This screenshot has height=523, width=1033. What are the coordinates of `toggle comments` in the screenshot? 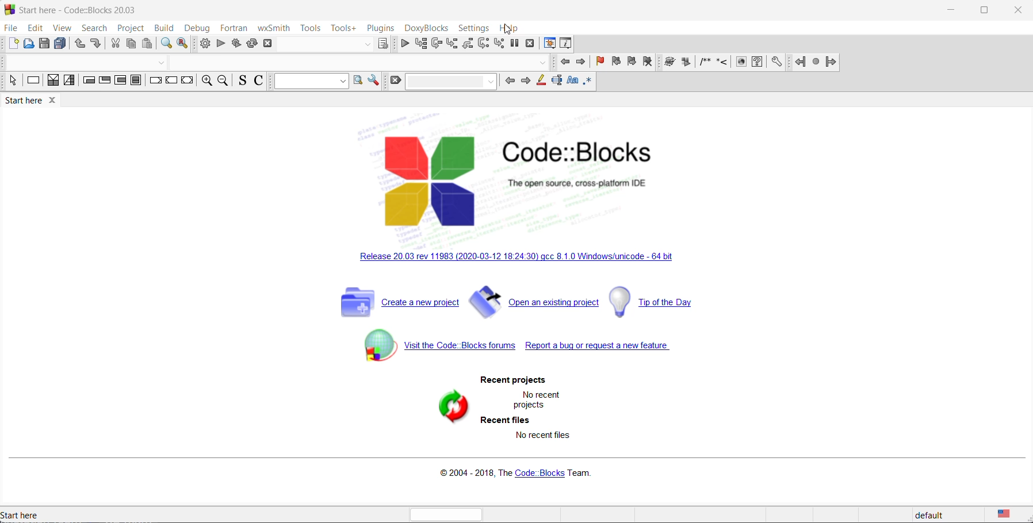 It's located at (258, 82).